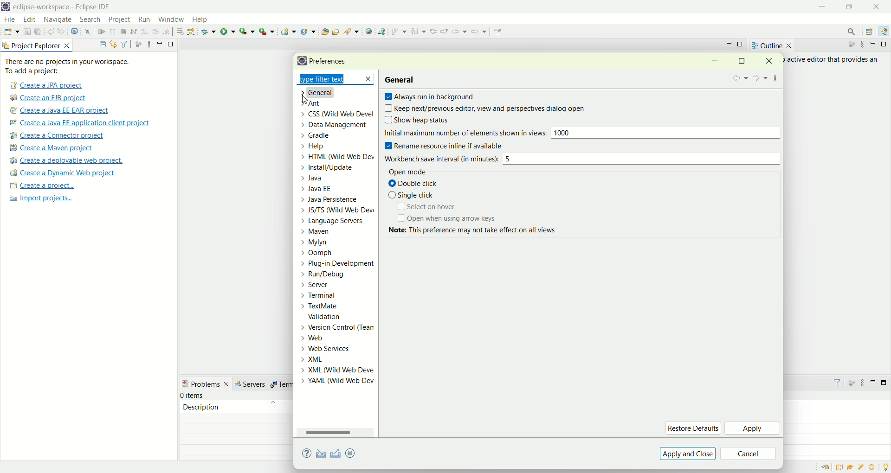 This screenshot has width=891, height=473. Describe the element at coordinates (335, 221) in the screenshot. I see `language servers` at that location.